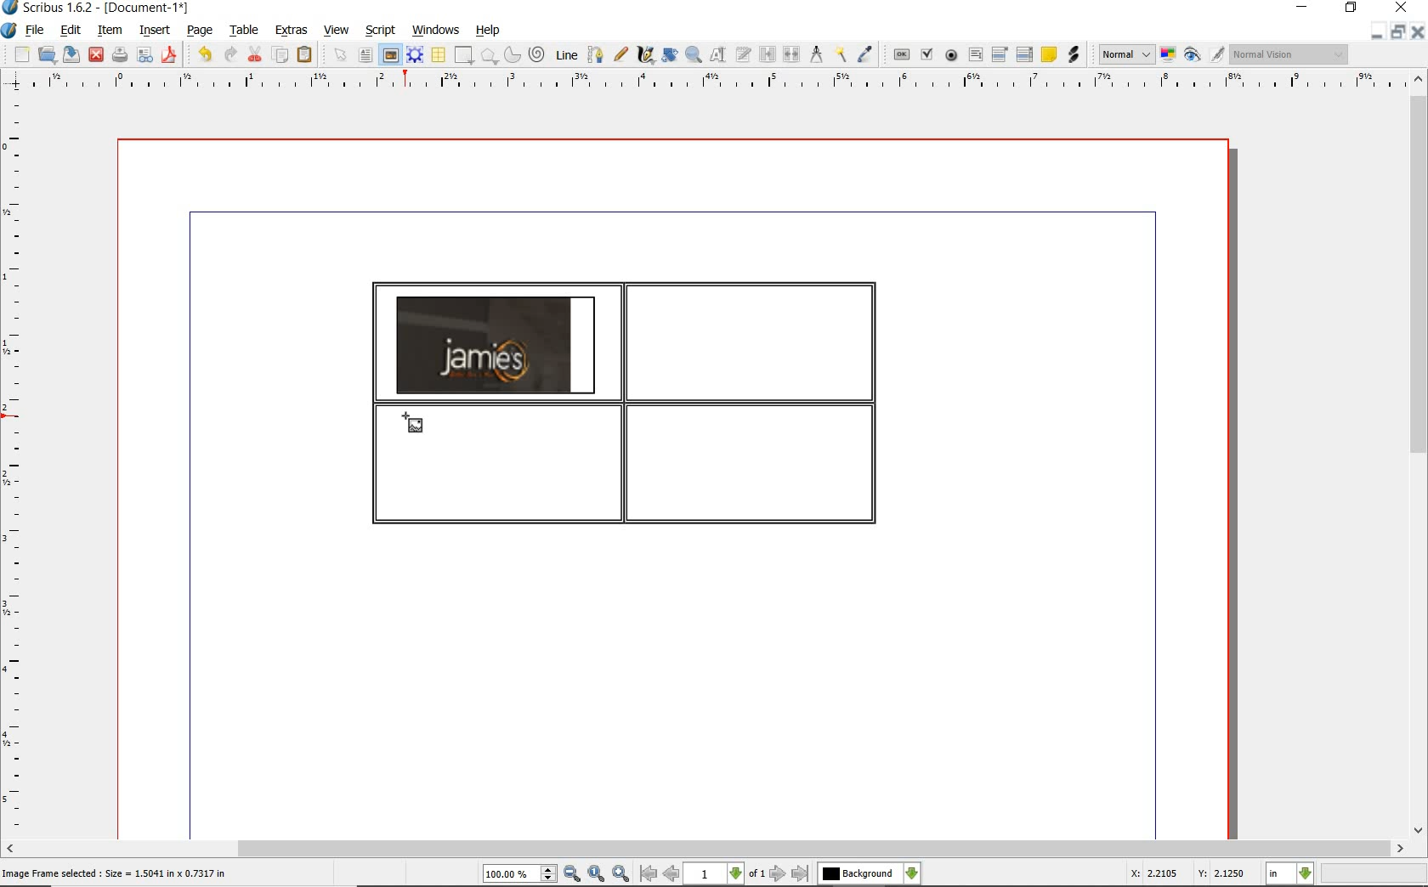  Describe the element at coordinates (952, 56) in the screenshot. I see `pdf radio box` at that location.